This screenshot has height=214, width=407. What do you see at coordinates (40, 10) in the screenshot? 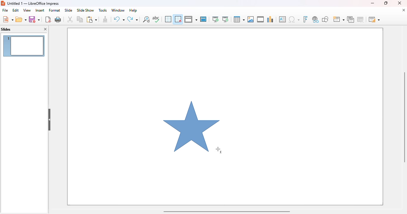
I see `insert` at bounding box center [40, 10].